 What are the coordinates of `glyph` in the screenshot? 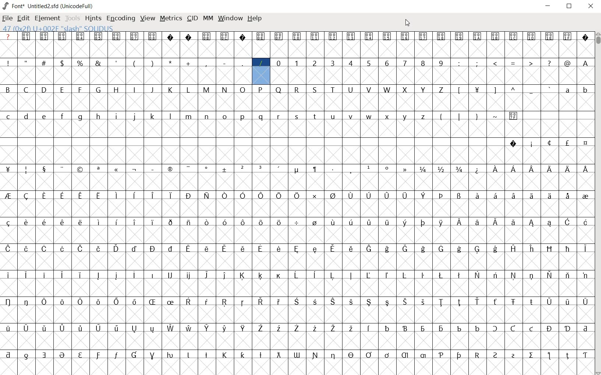 It's located at (495, 275).